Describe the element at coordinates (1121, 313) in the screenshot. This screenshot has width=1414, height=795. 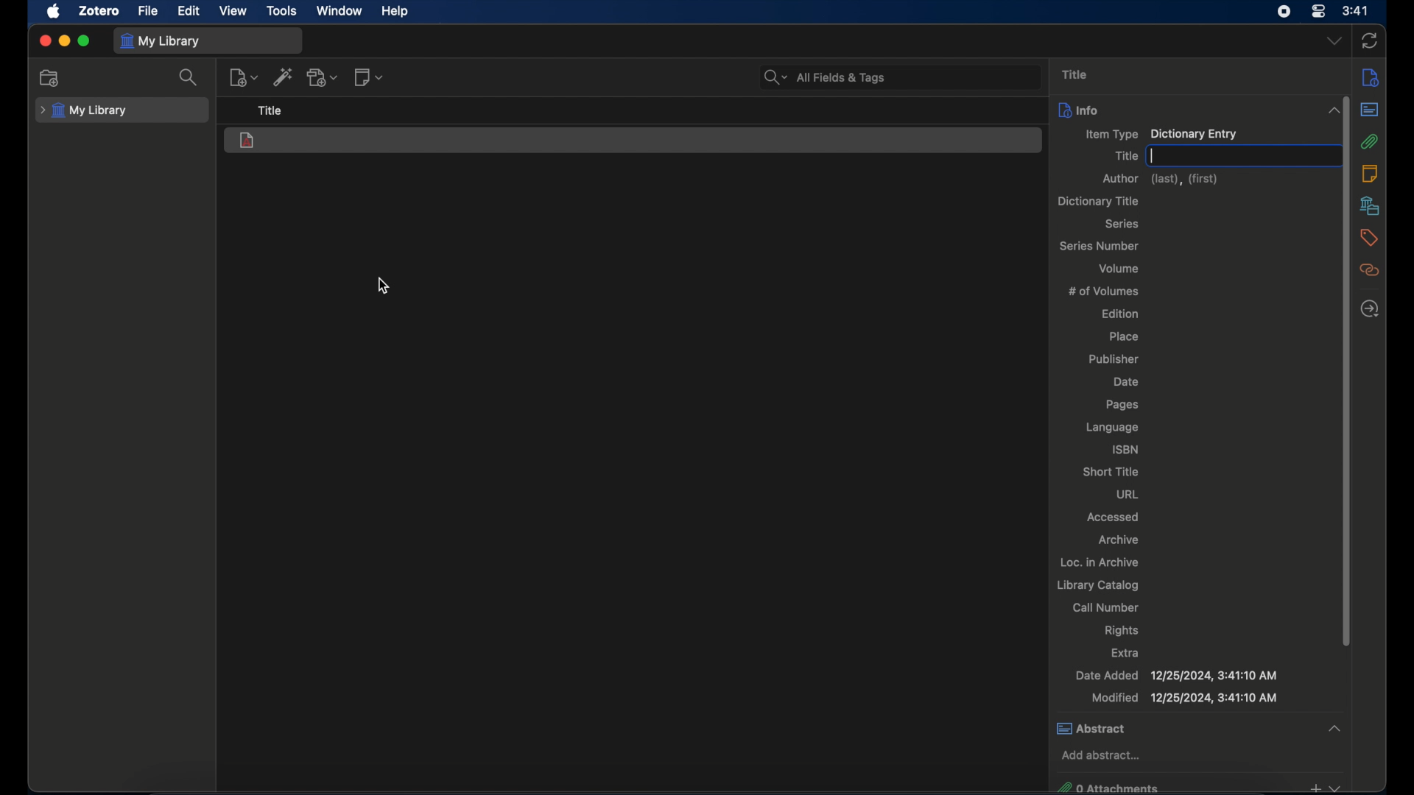
I see `edition` at that location.